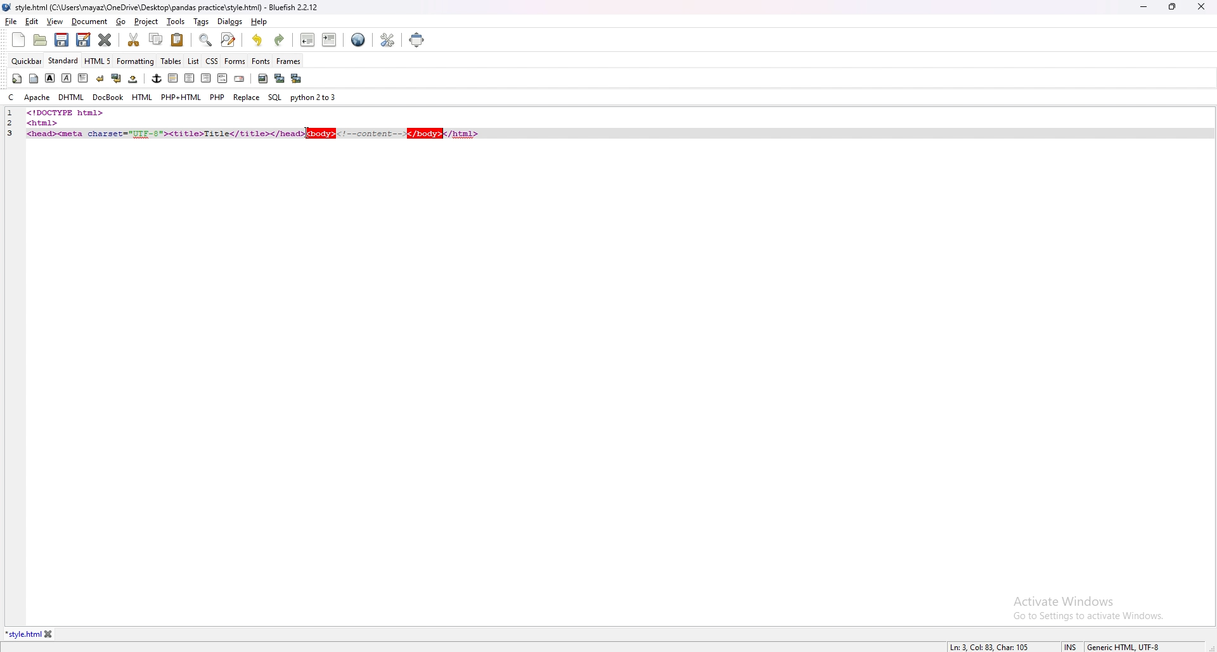 The height and width of the screenshot is (652, 1217). I want to click on help, so click(258, 22).